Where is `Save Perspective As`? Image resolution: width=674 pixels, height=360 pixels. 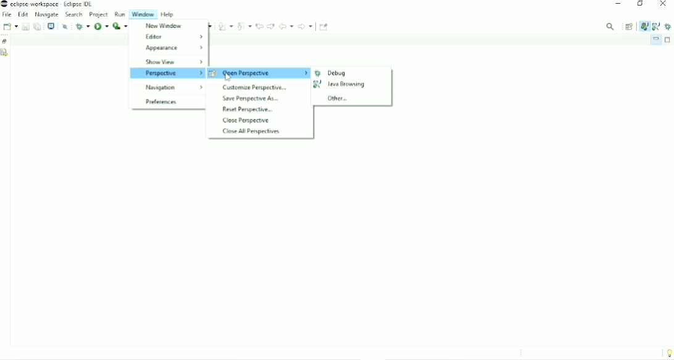
Save Perspective As is located at coordinates (251, 99).